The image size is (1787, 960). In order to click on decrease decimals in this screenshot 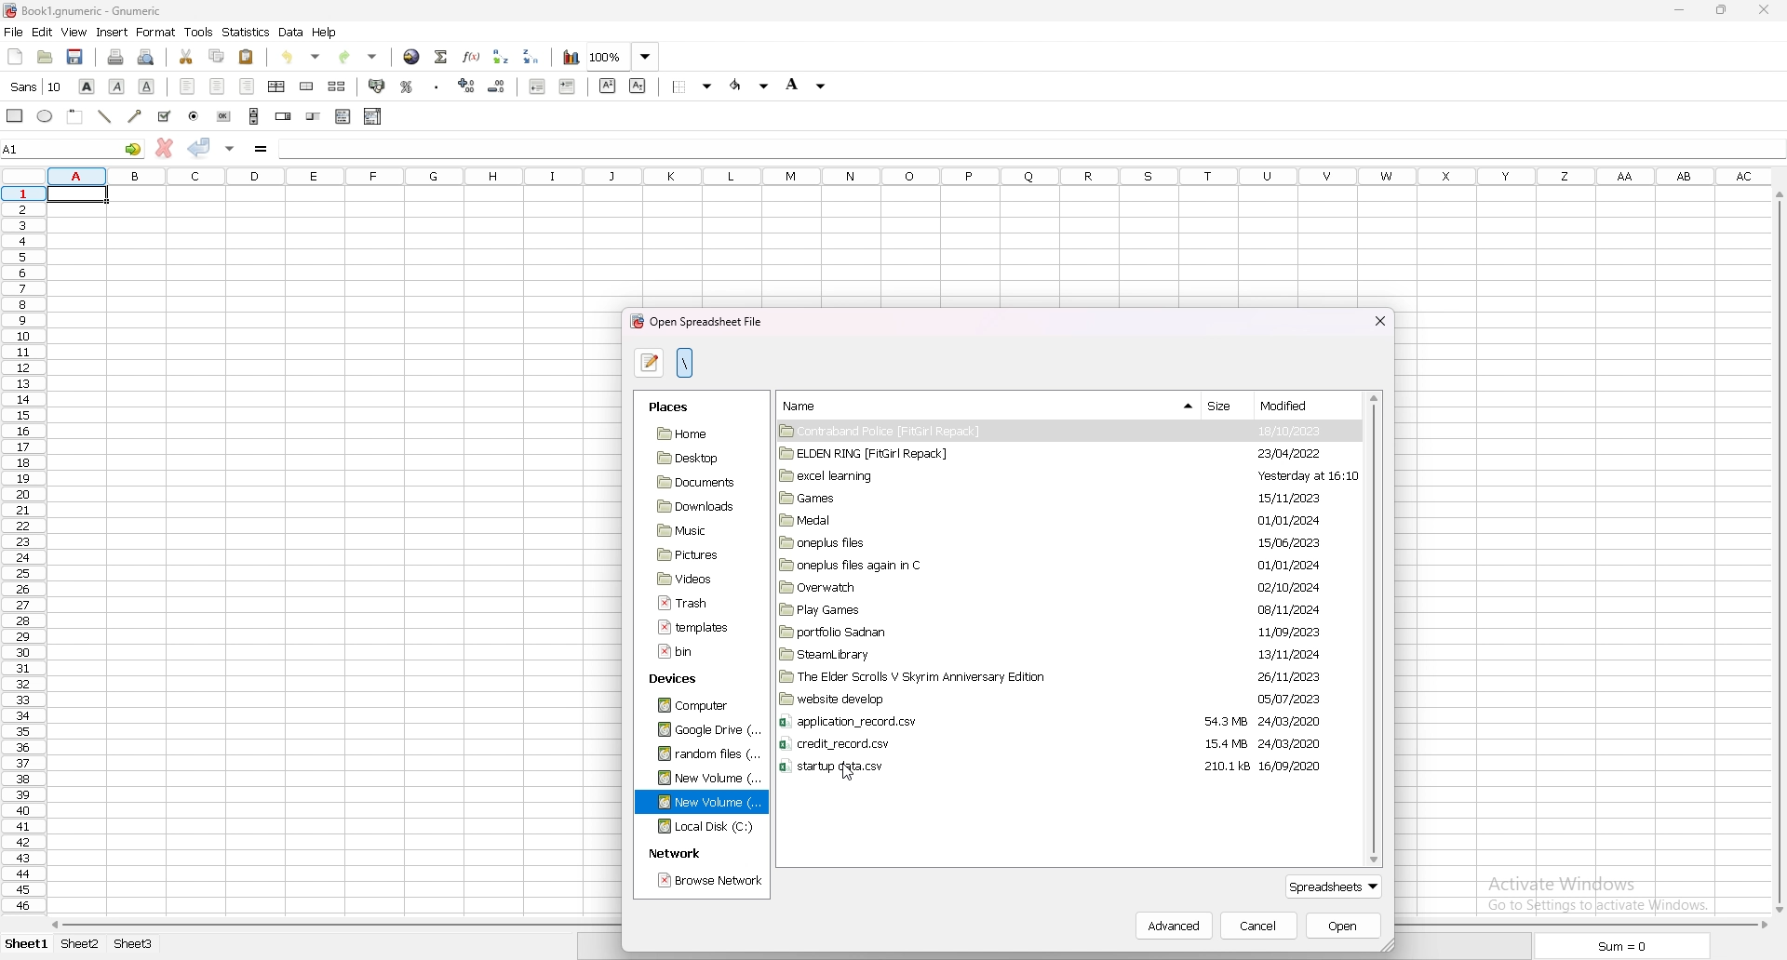, I will do `click(499, 86)`.